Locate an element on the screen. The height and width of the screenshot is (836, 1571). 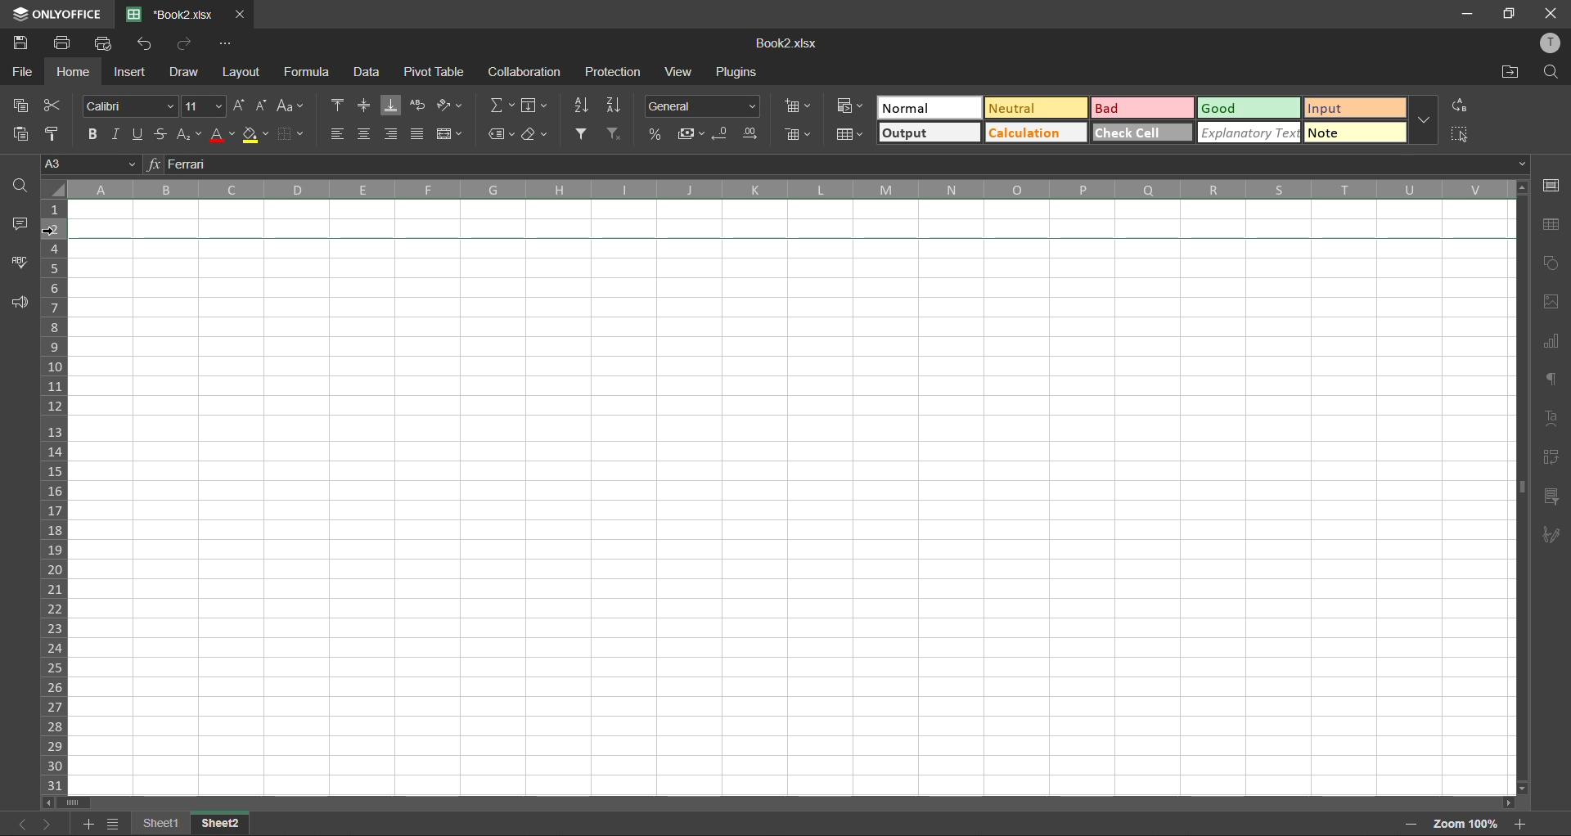
sheet names is located at coordinates (164, 823).